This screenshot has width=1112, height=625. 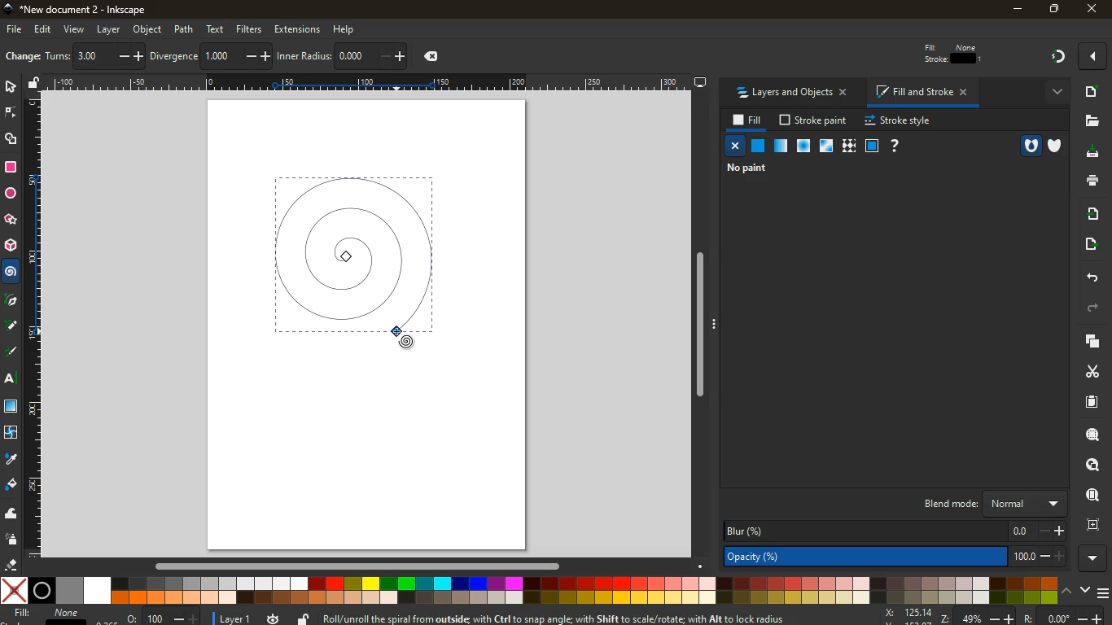 What do you see at coordinates (1094, 154) in the screenshot?
I see `download` at bounding box center [1094, 154].